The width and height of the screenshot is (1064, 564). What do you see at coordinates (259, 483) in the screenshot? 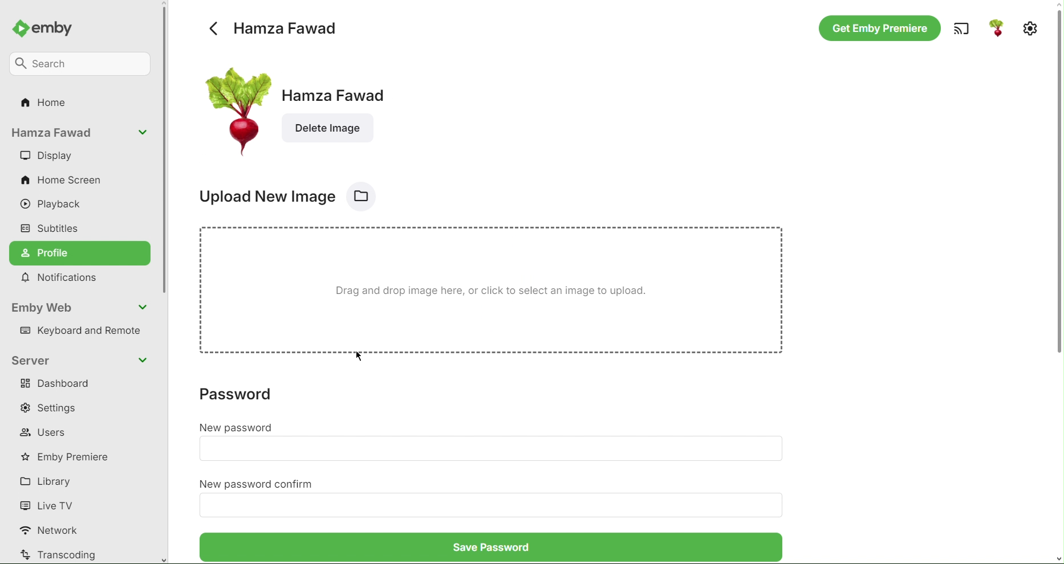
I see `New Password Confirm` at bounding box center [259, 483].